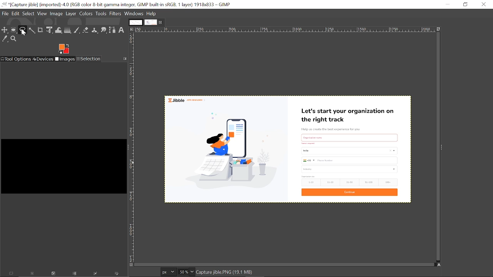 Image resolution: width=493 pixels, height=277 pixels. I want to click on Current image, so click(289, 151).